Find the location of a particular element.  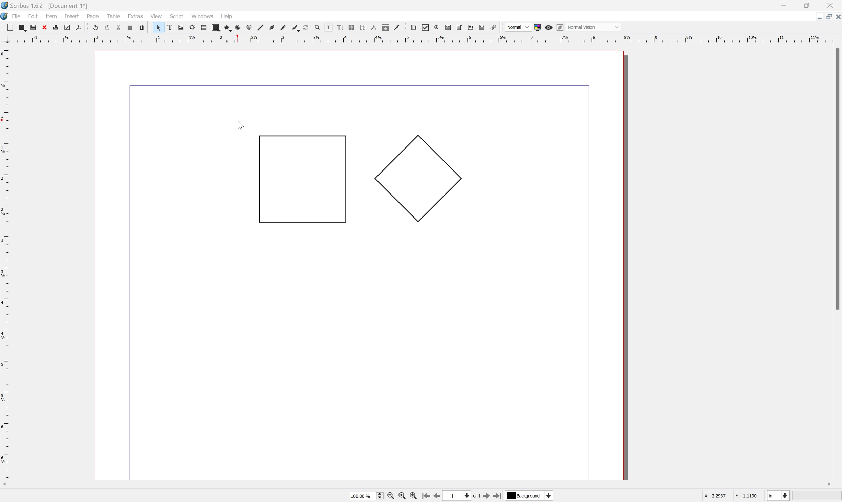

Minimize is located at coordinates (816, 17).